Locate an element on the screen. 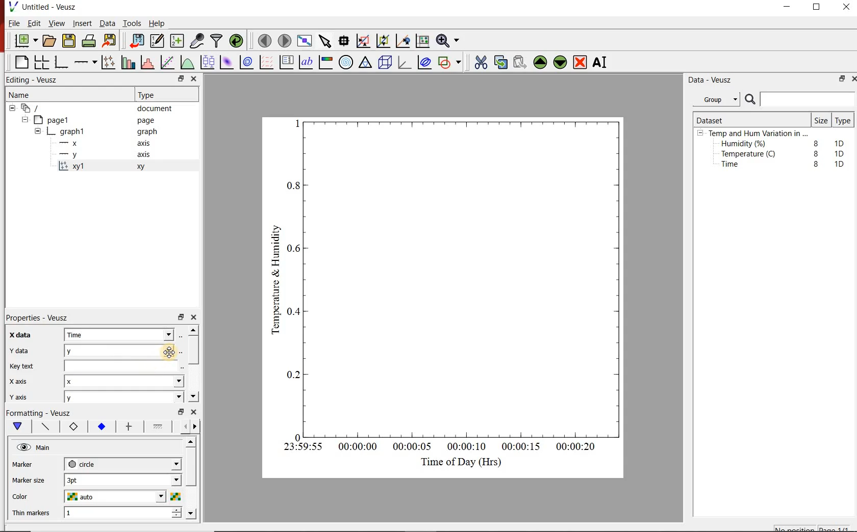 The image size is (857, 532). Type is located at coordinates (153, 95).